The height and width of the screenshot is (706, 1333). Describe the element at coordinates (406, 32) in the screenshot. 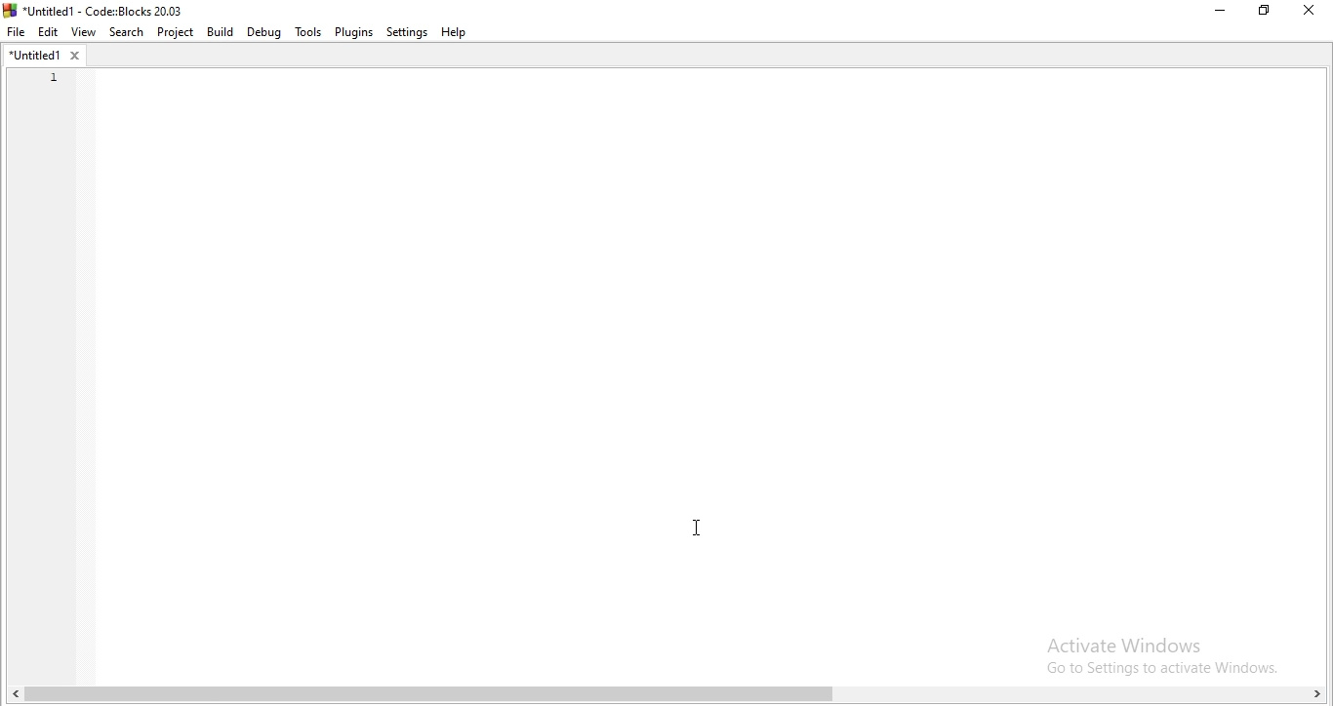

I see `Settings ` at that location.